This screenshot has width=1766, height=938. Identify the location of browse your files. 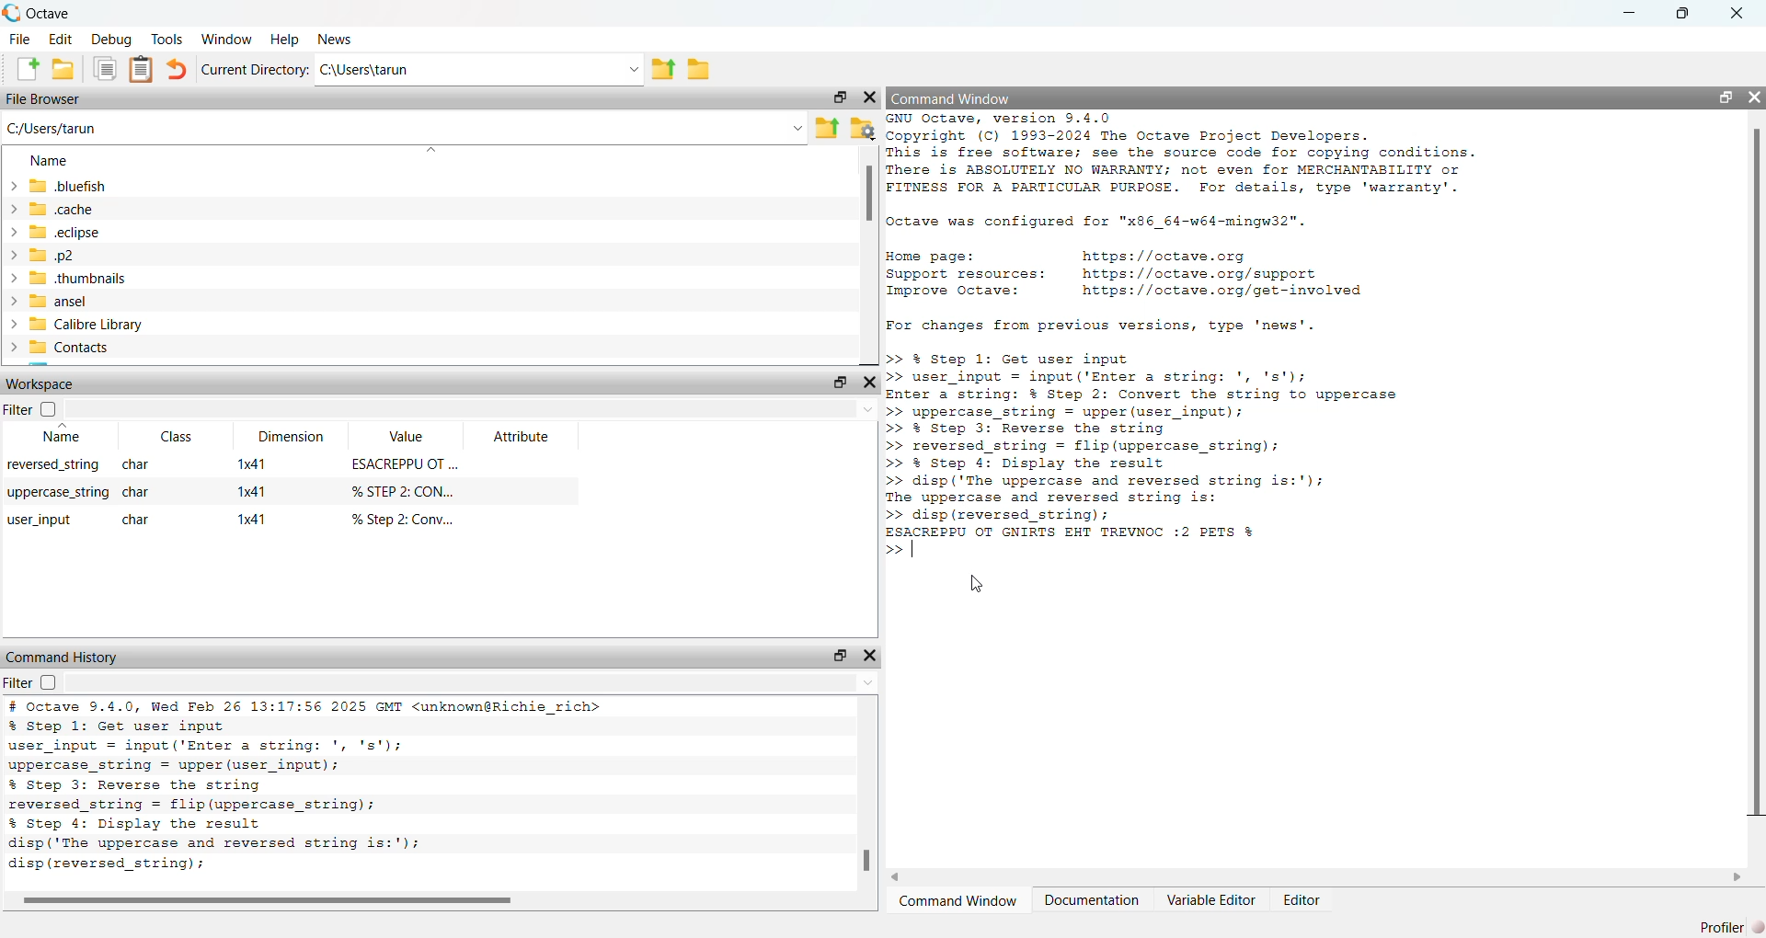
(864, 128).